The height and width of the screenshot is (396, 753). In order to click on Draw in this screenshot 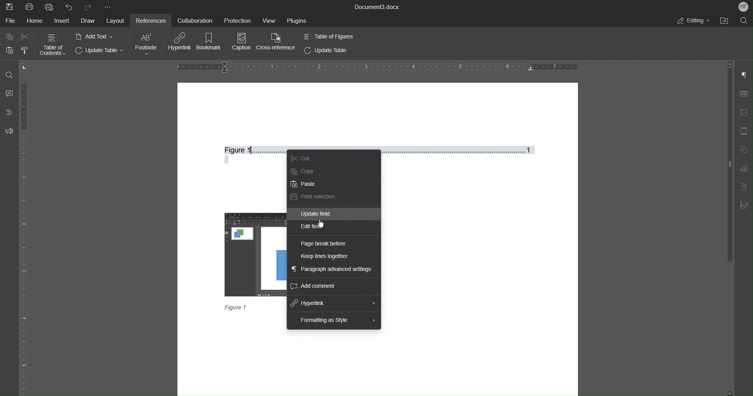, I will do `click(87, 21)`.